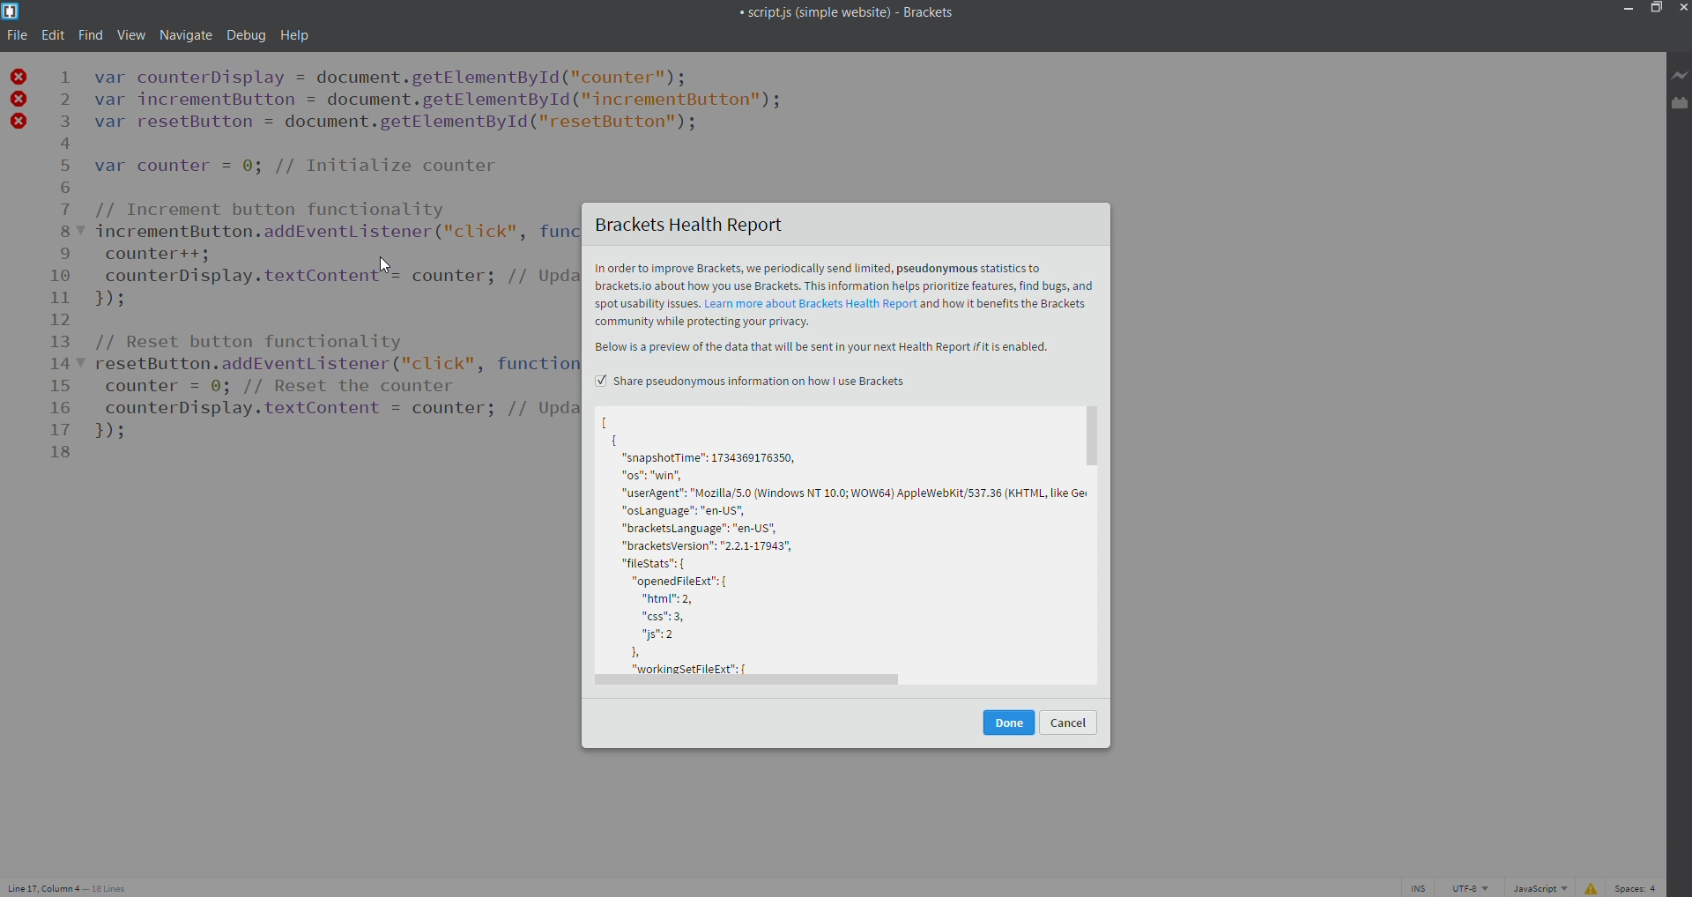 Image resolution: width=1692 pixels, height=897 pixels. What do you see at coordinates (816, 11) in the screenshot?
I see `Script.JS (Simple website) - Brackets` at bounding box center [816, 11].